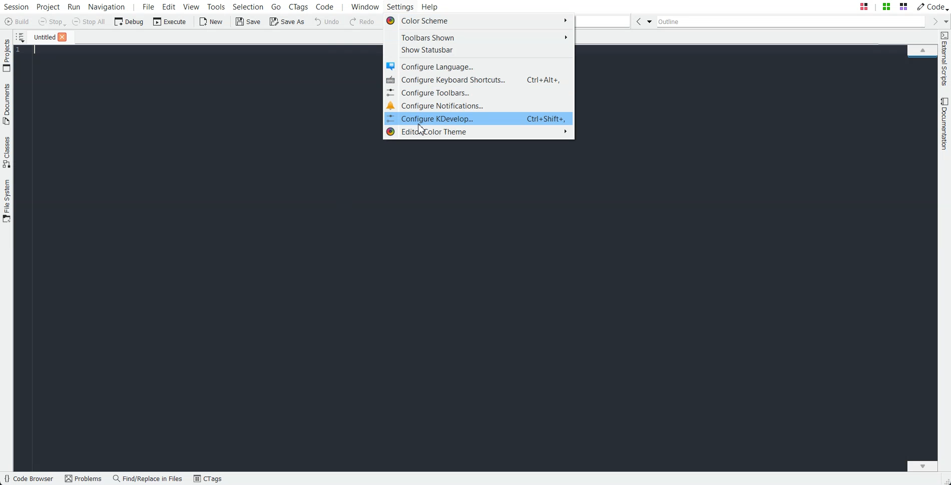  Describe the element at coordinates (479, 65) in the screenshot. I see `Configure Language` at that location.